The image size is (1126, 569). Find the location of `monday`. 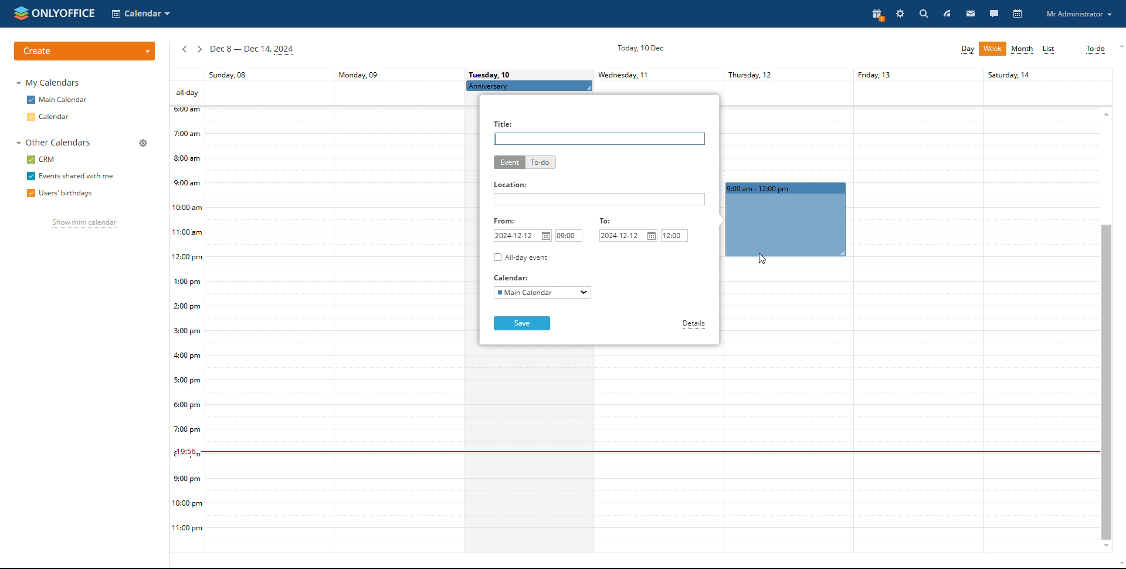

monday is located at coordinates (397, 310).